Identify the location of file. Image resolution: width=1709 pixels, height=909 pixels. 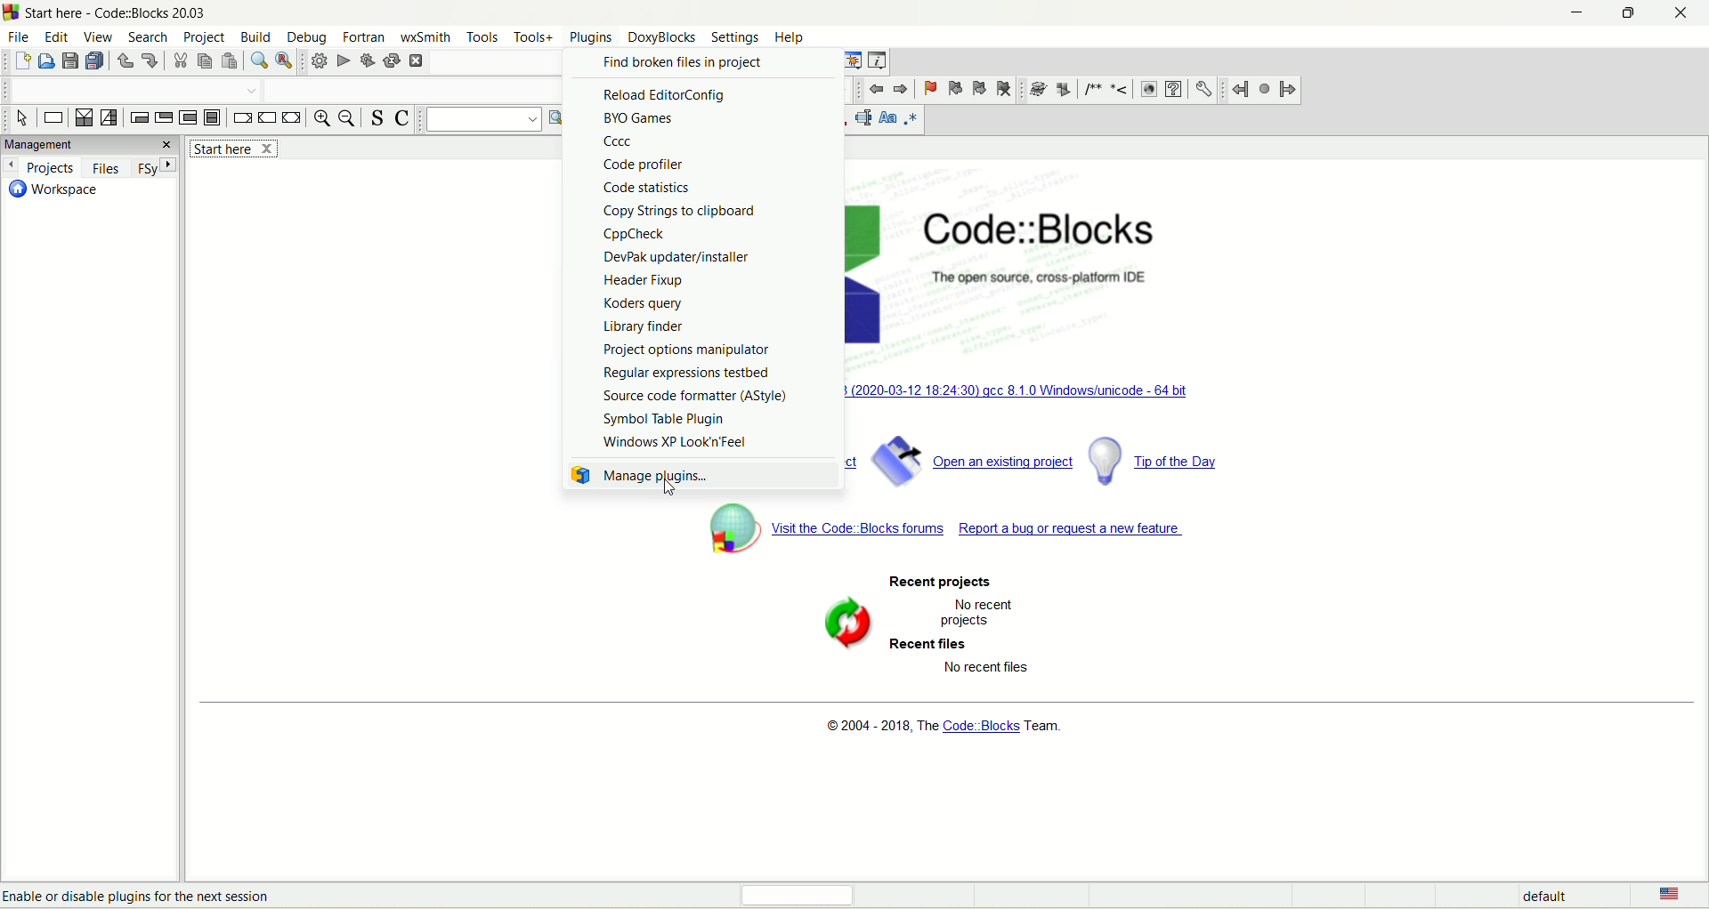
(20, 37).